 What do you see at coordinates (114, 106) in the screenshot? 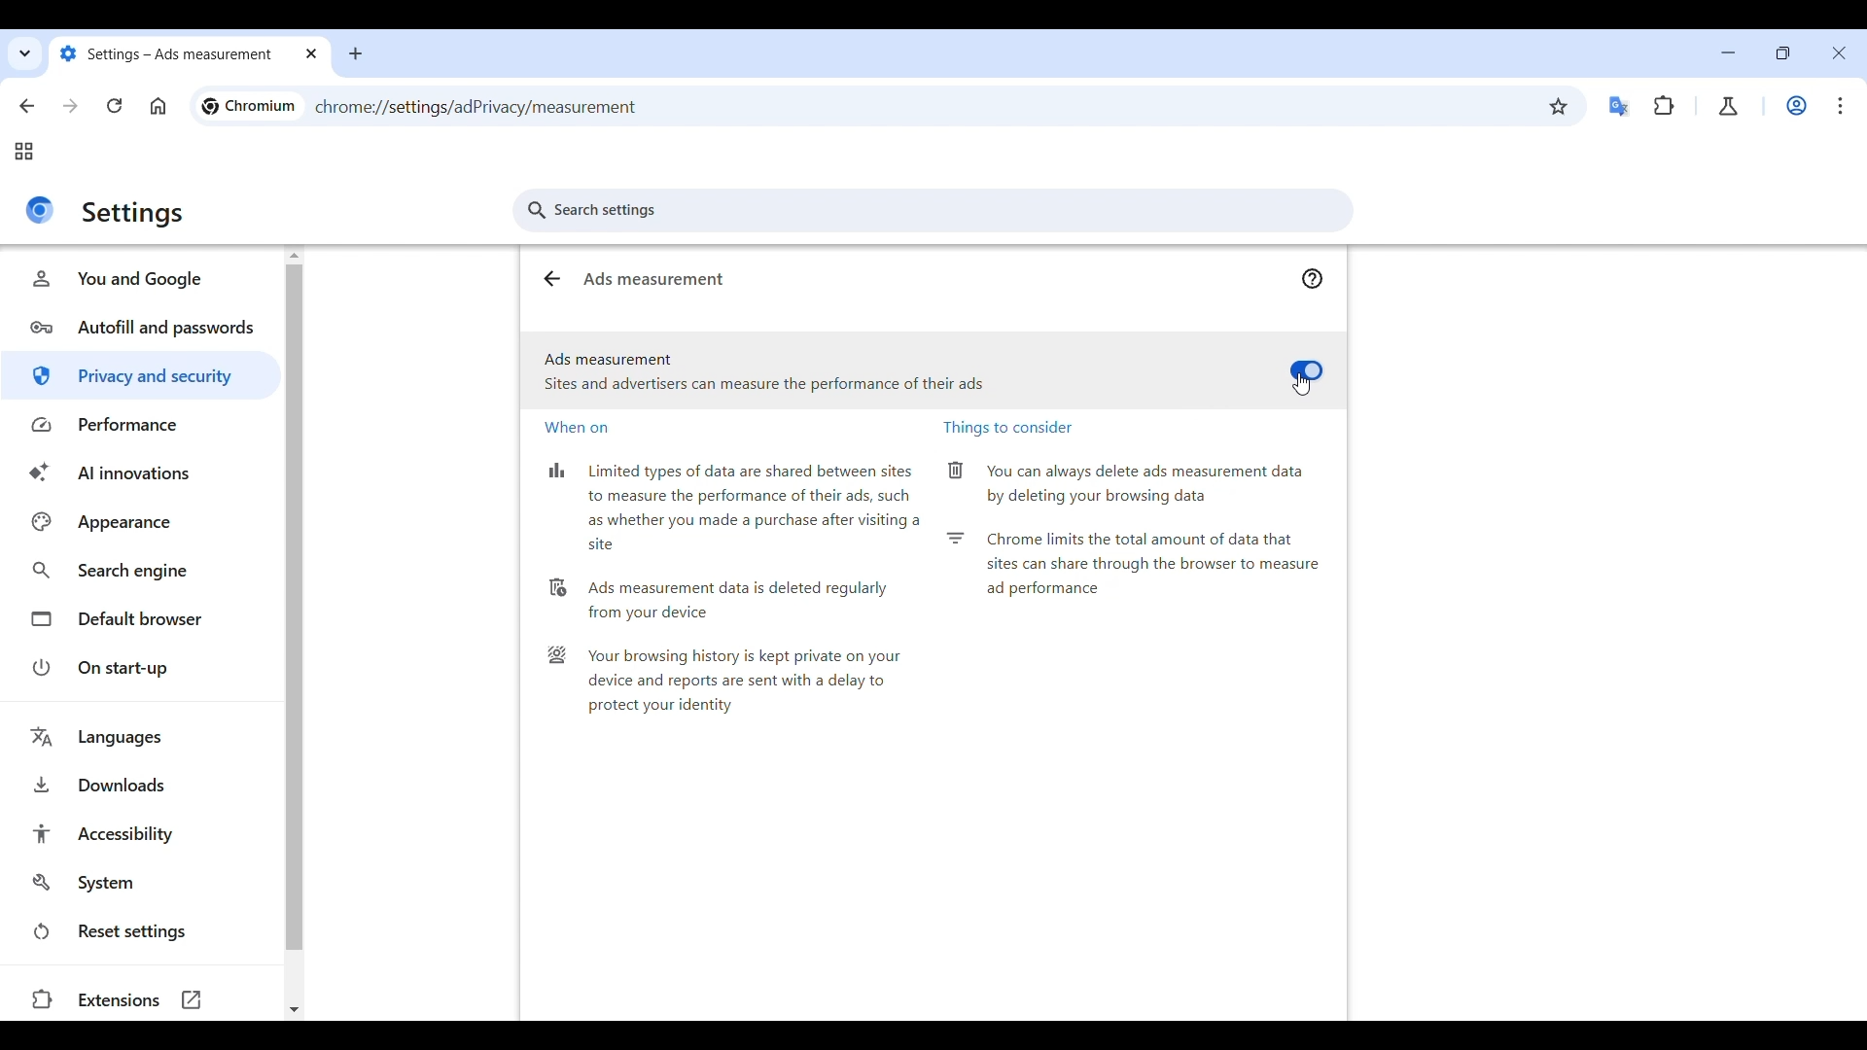
I see `Reload page` at bounding box center [114, 106].